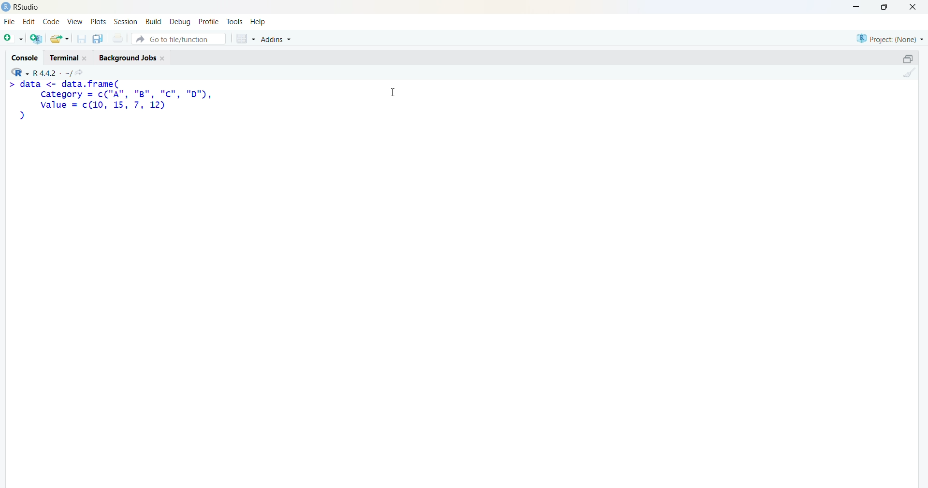  Describe the element at coordinates (21, 72) in the screenshot. I see `R language` at that location.